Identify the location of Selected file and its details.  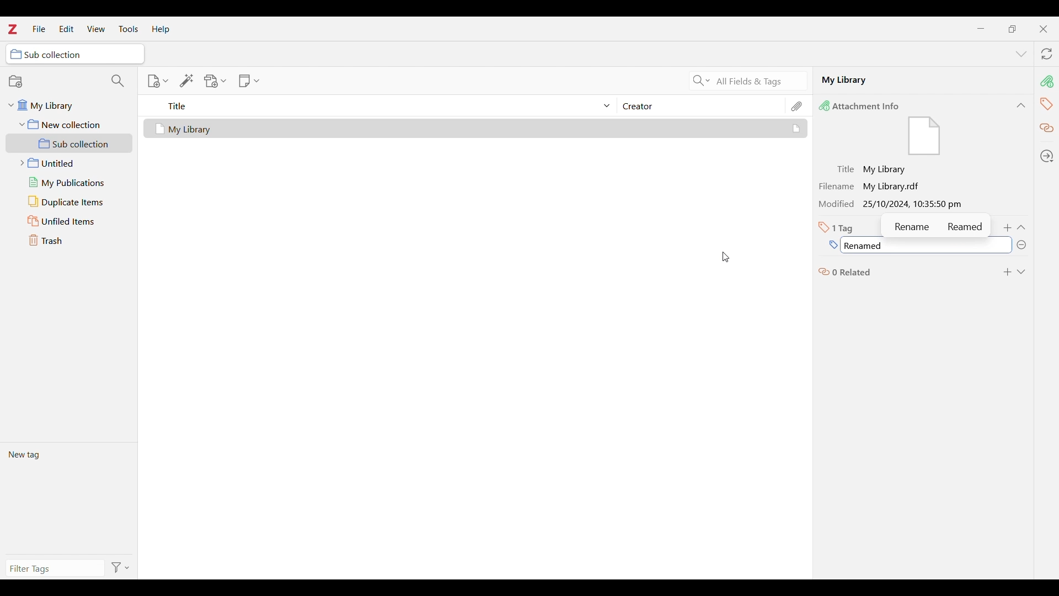
(476, 129).